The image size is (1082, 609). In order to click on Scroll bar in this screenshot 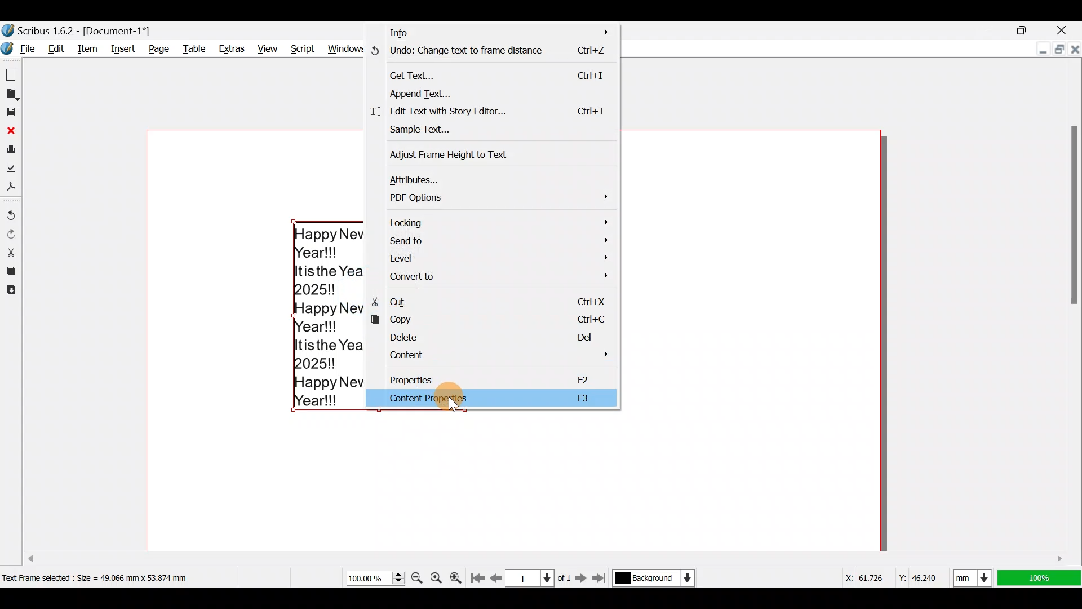, I will do `click(455, 555)`.